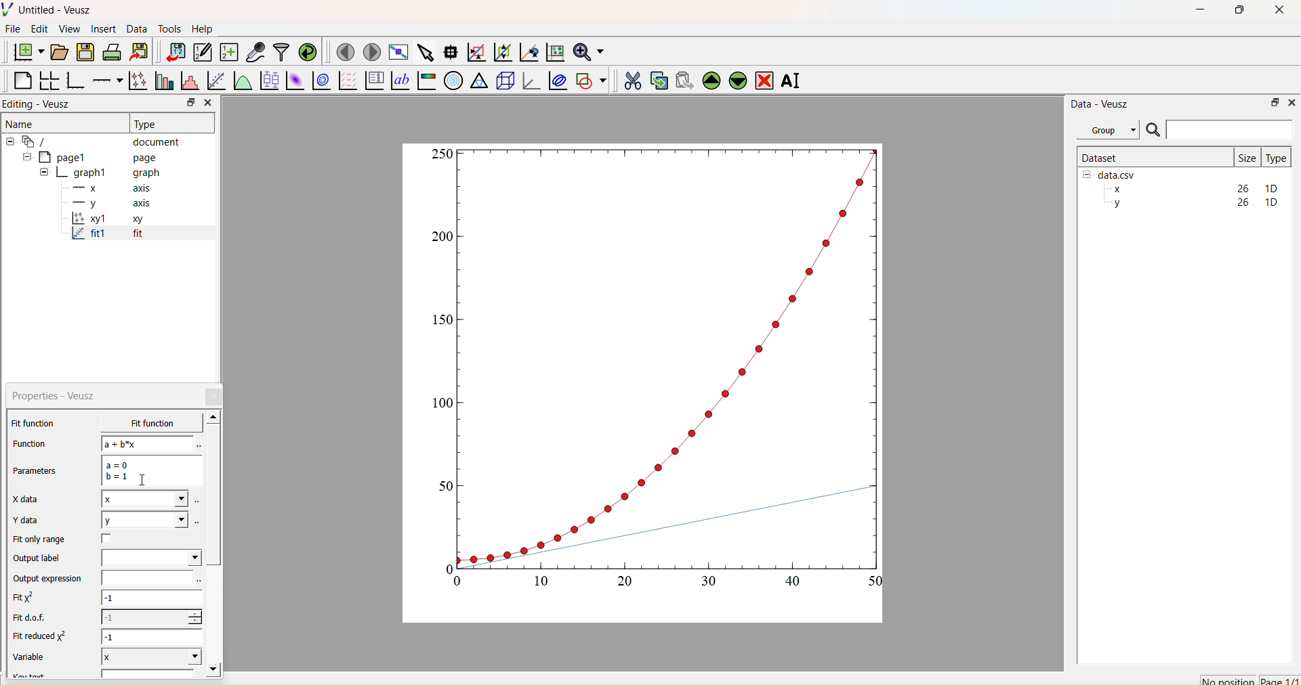 This screenshot has height=685, width=1301. Describe the element at coordinates (201, 28) in the screenshot. I see `Help` at that location.